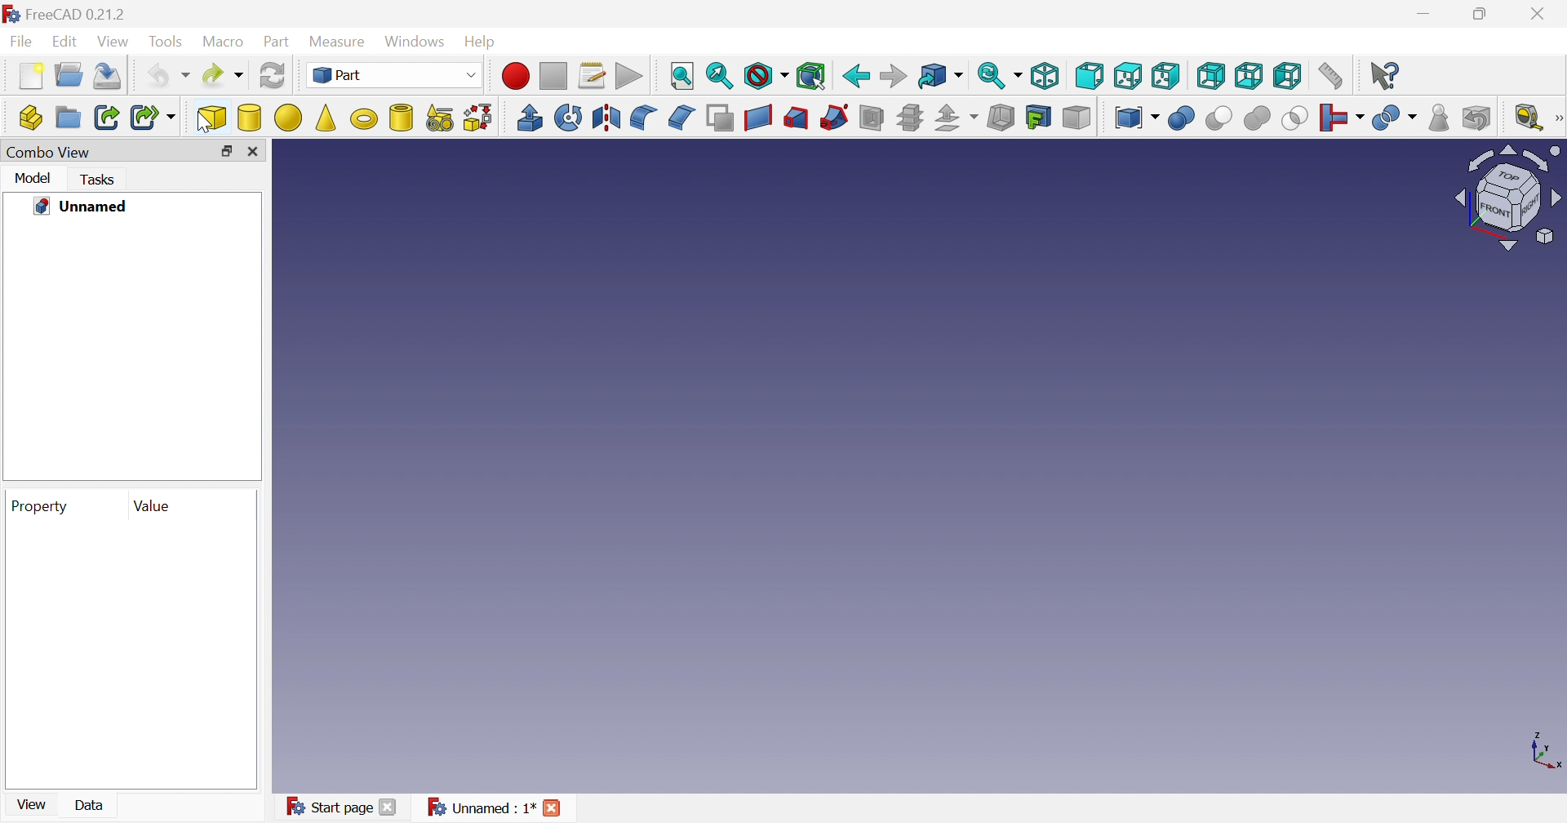  Describe the element at coordinates (211, 118) in the screenshot. I see `cube` at that location.